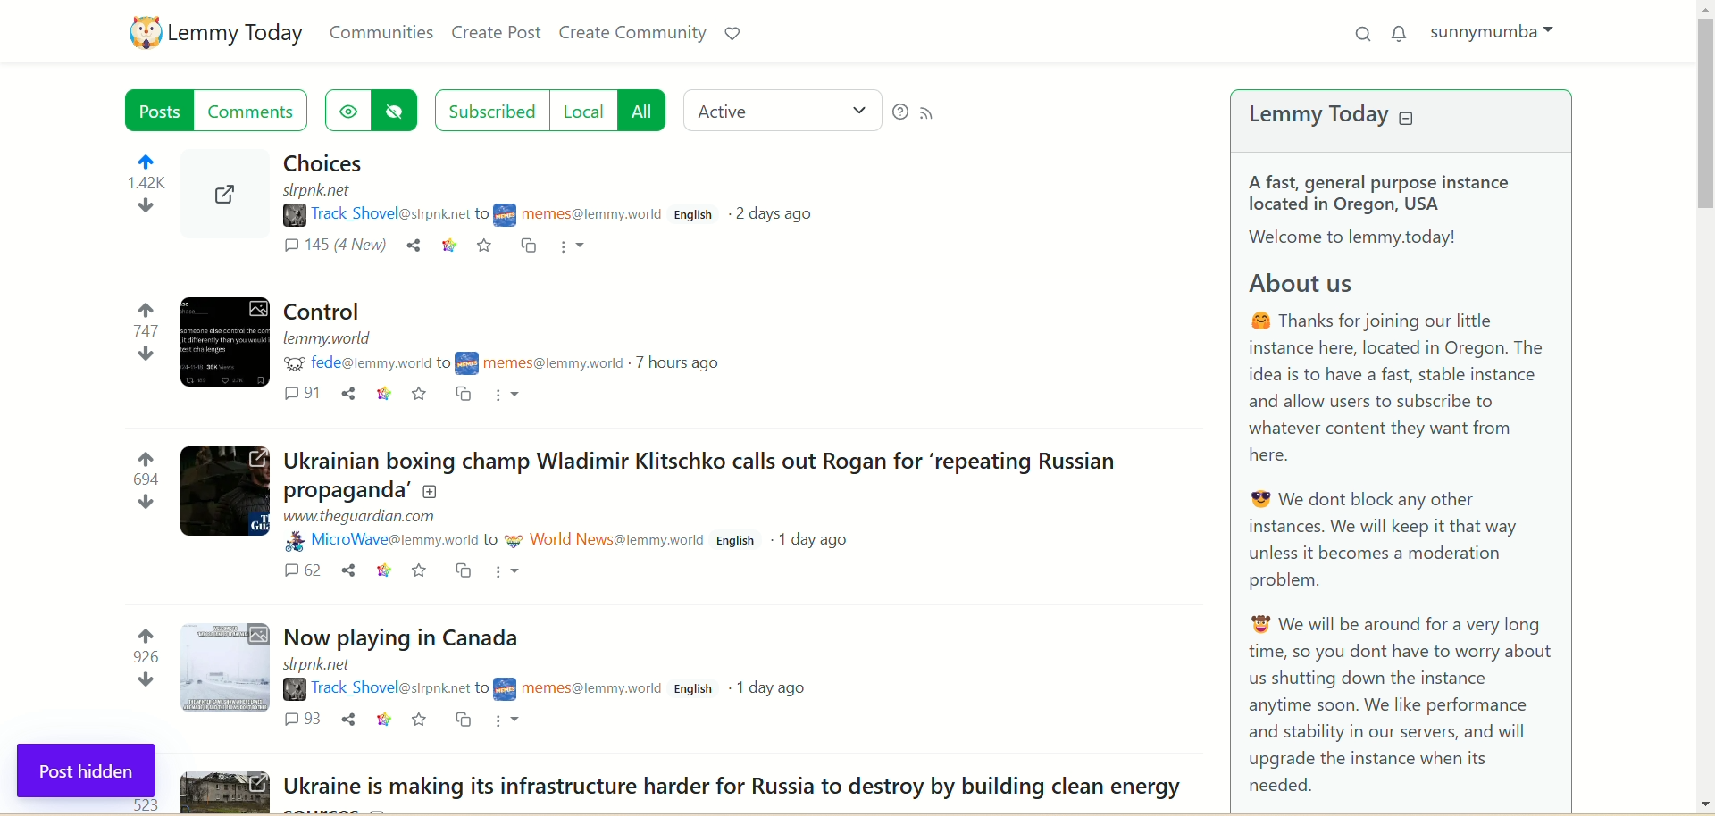 This screenshot has height=816, width=1715. I want to click on show hidden posts, so click(345, 112).